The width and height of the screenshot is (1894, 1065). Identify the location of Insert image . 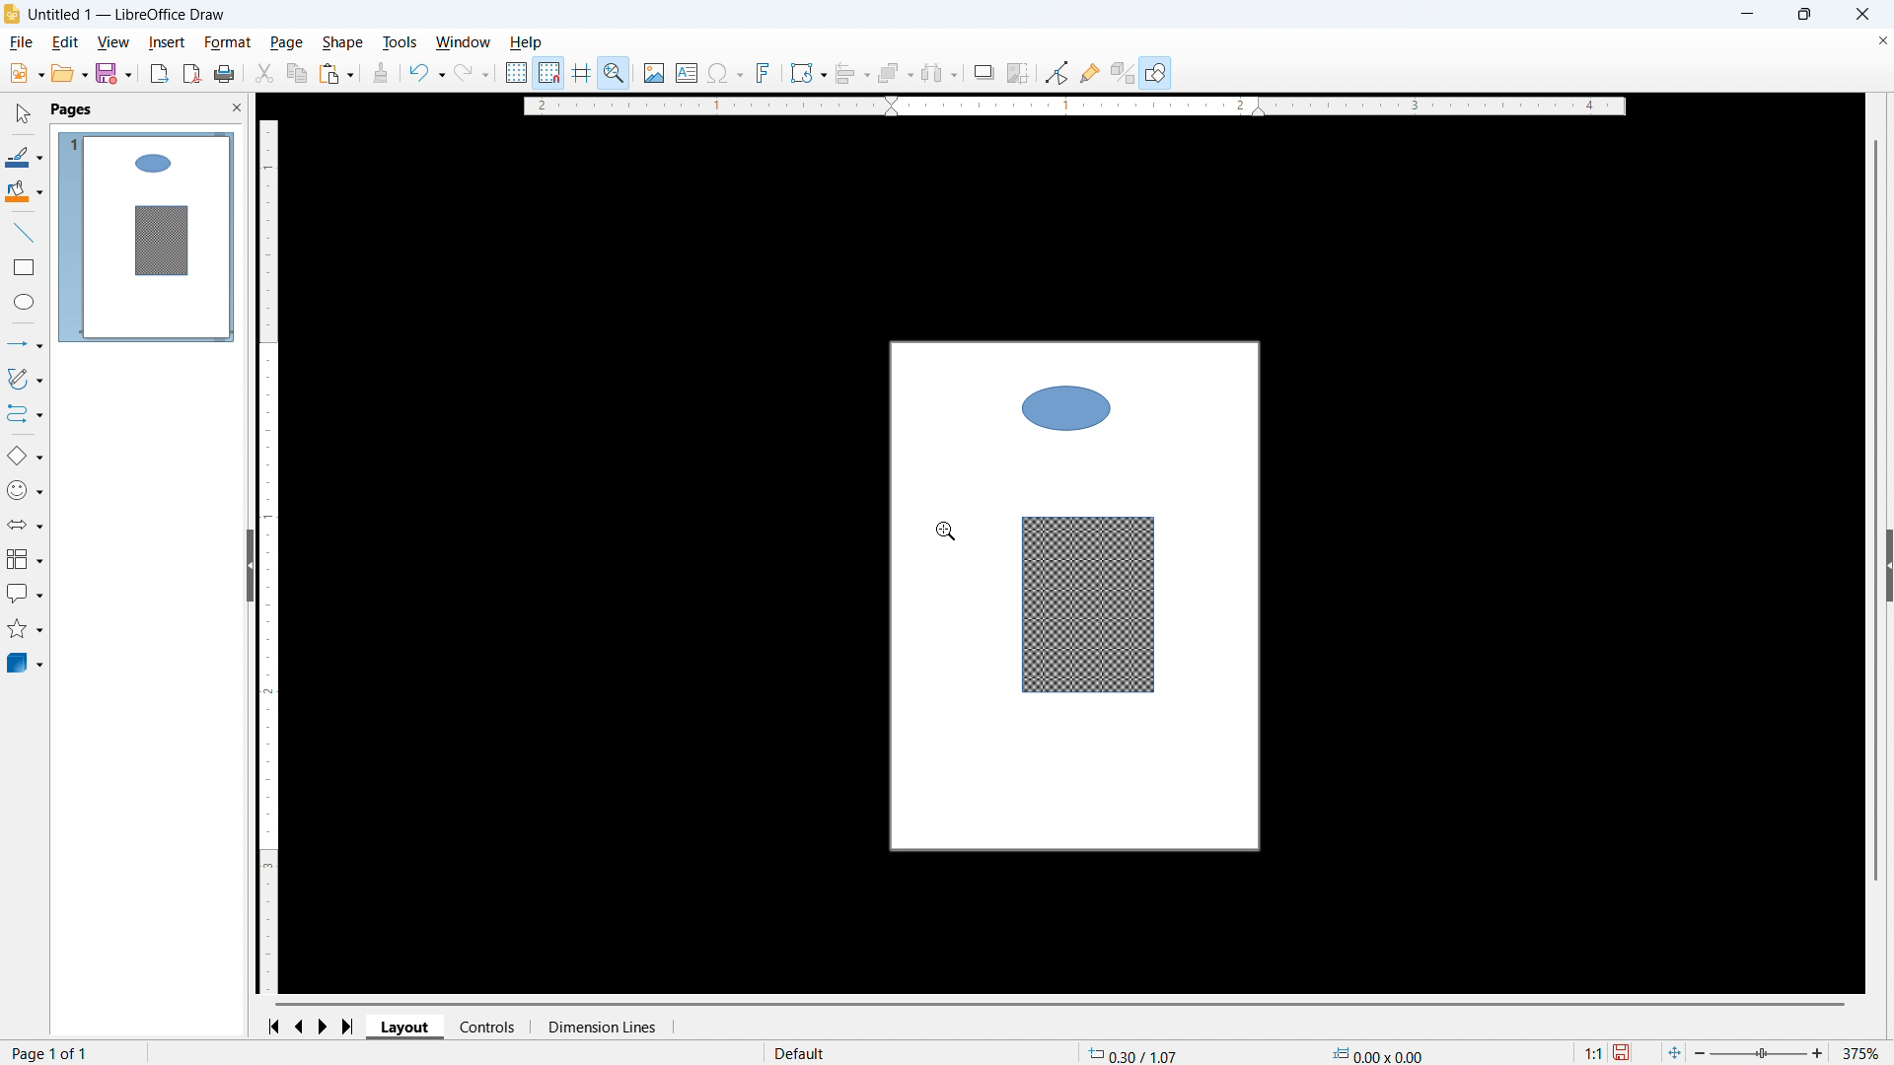
(654, 72).